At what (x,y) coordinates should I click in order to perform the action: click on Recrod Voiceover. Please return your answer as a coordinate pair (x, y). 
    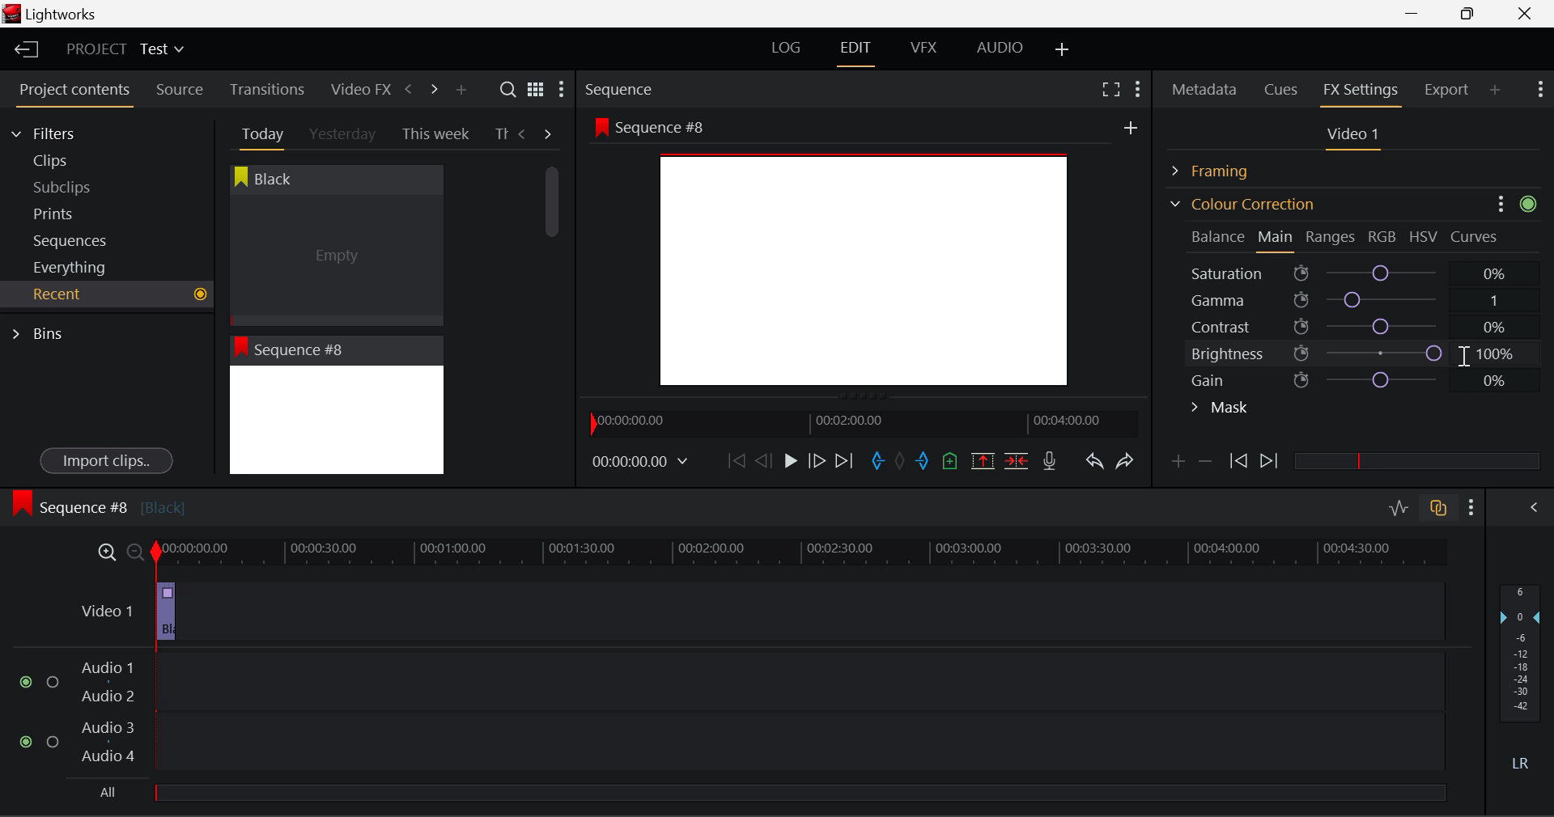
    Looking at the image, I should click on (1049, 460).